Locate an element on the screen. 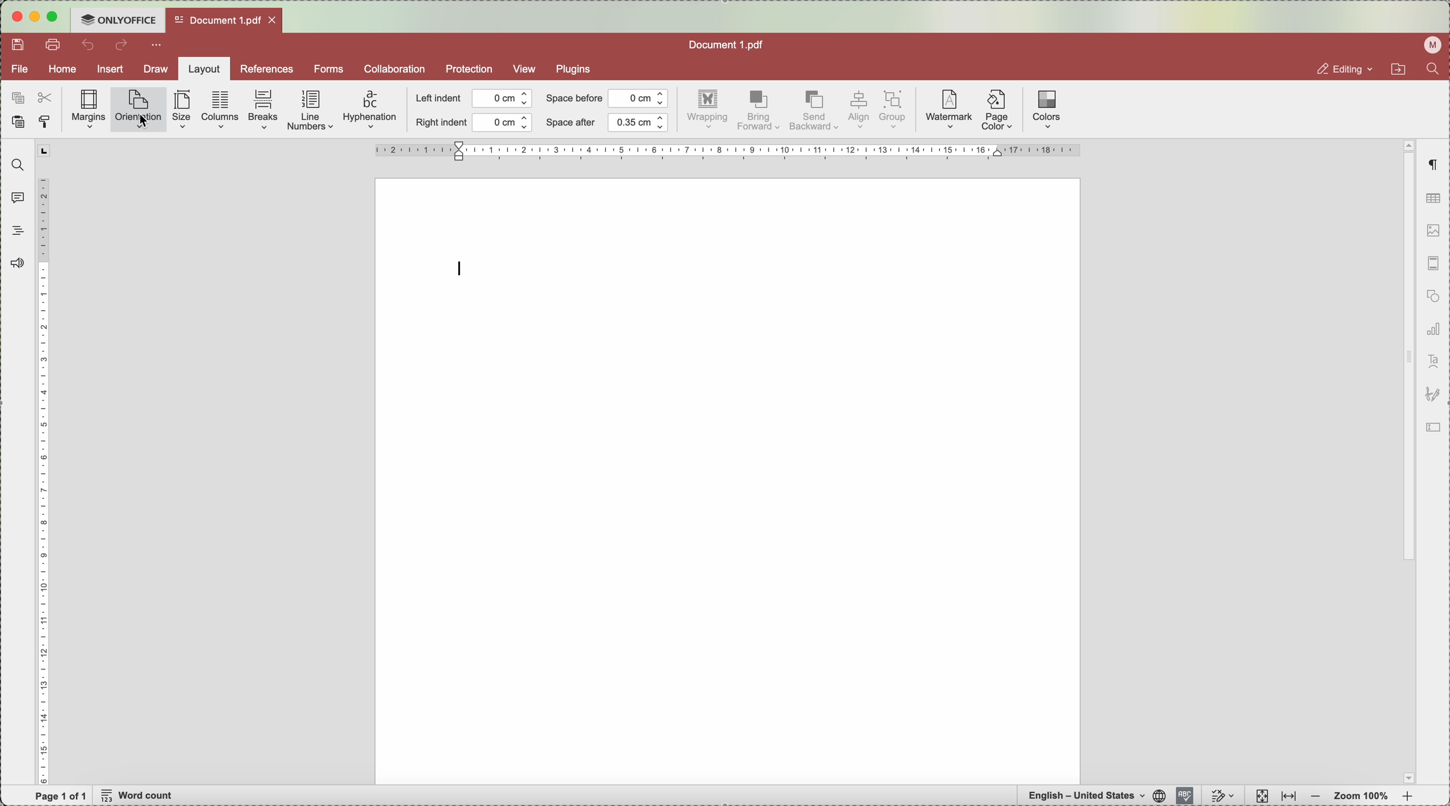  draw is located at coordinates (152, 69).